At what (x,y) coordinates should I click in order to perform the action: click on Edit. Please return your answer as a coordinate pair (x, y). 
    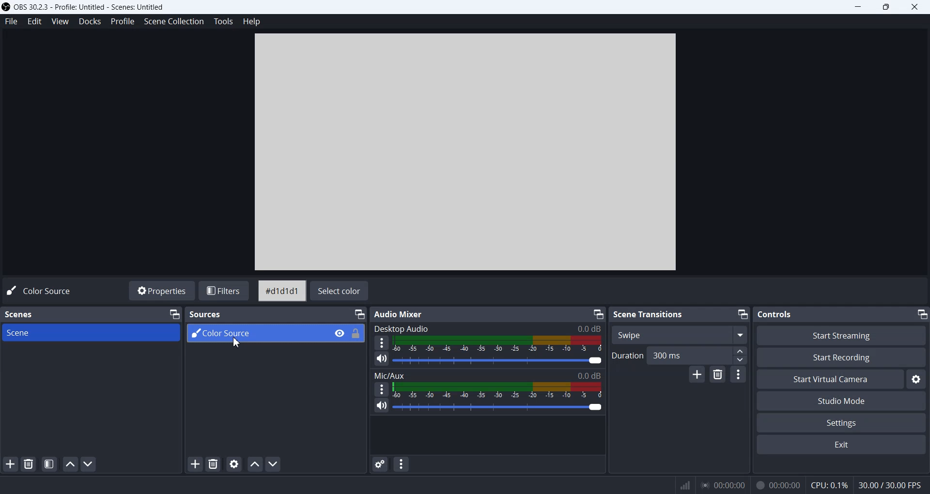
    Looking at the image, I should click on (34, 21).